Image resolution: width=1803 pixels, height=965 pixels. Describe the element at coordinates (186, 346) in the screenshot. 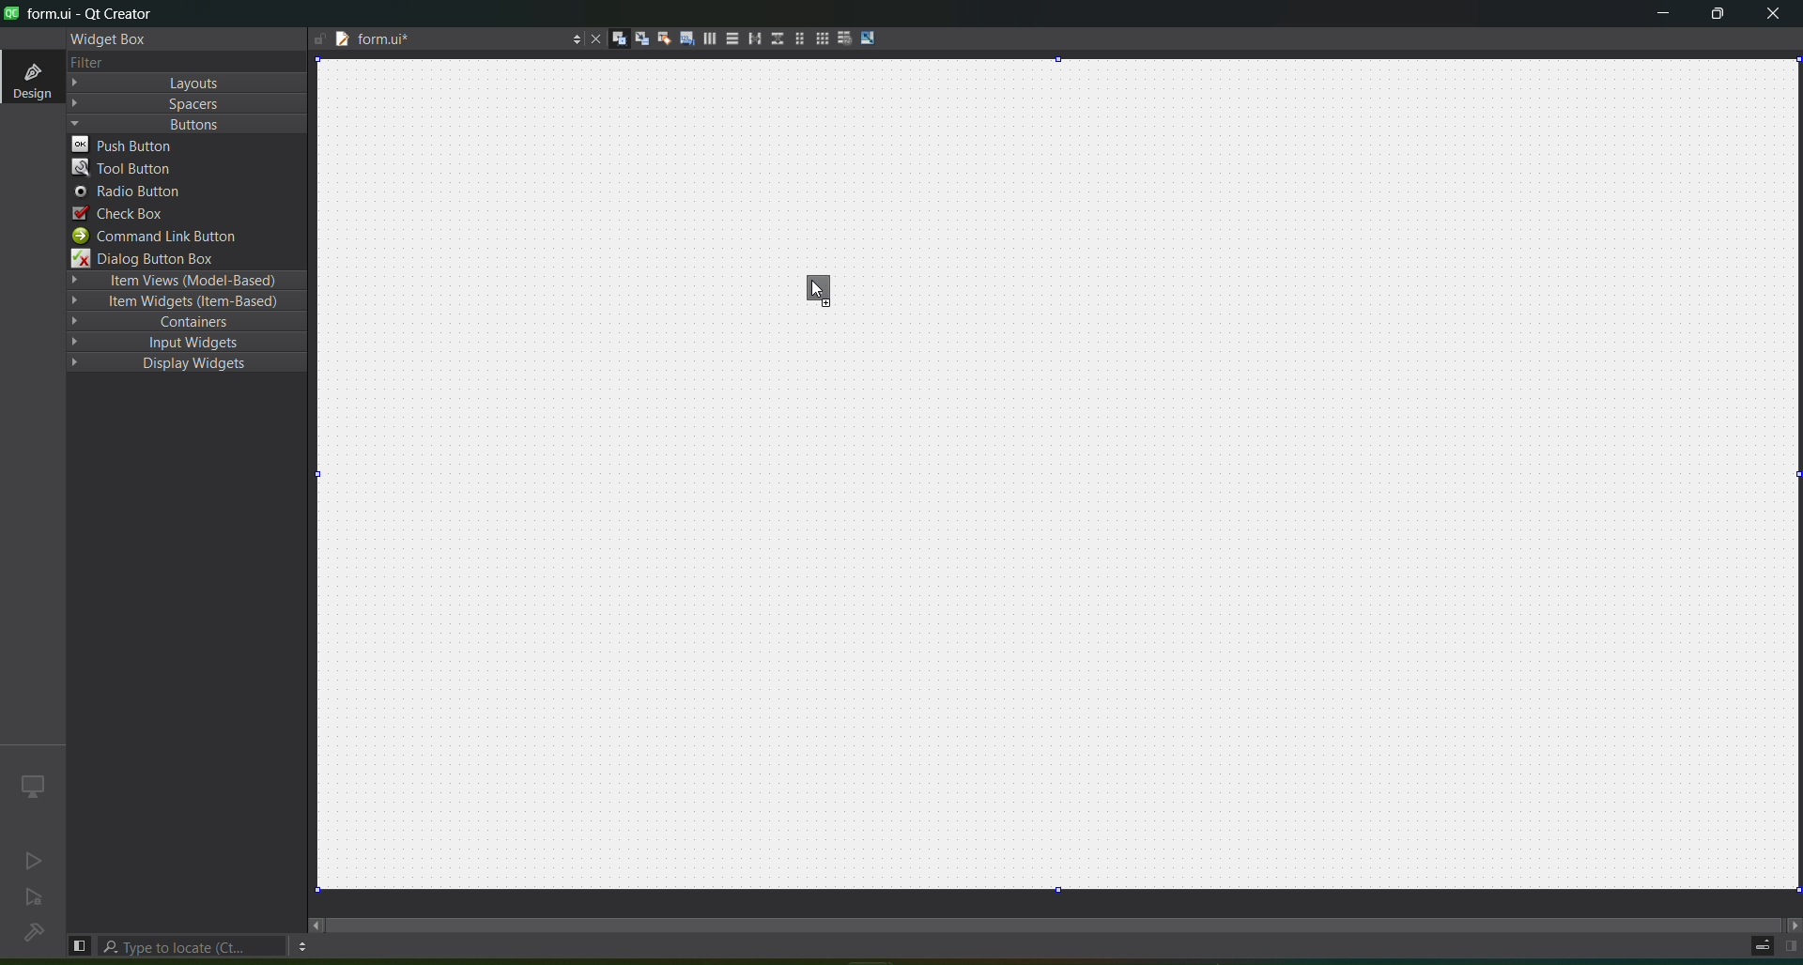

I see `input widgets` at that location.